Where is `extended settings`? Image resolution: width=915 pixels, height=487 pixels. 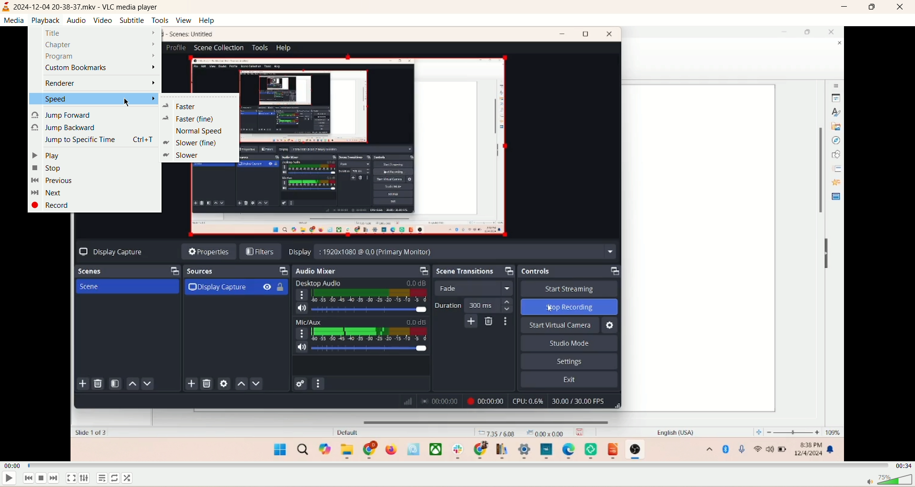 extended settings is located at coordinates (84, 479).